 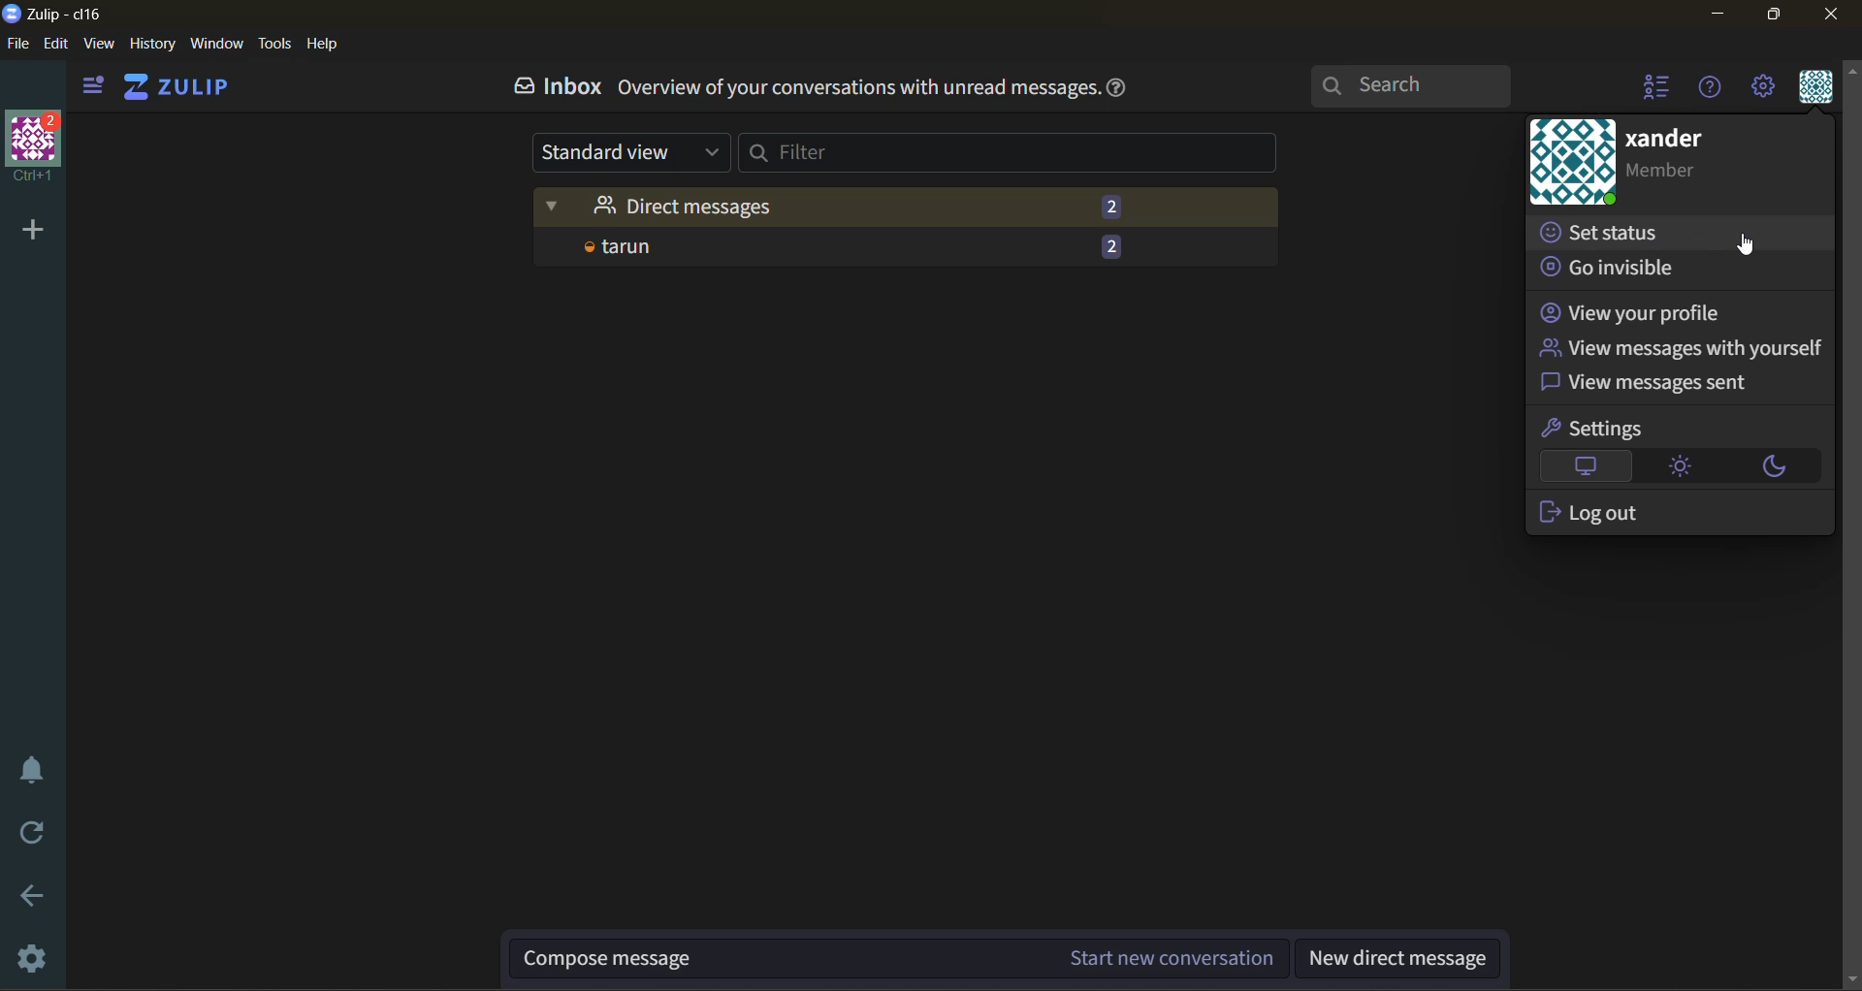 I want to click on Mouse Cursor, so click(x=1748, y=248).